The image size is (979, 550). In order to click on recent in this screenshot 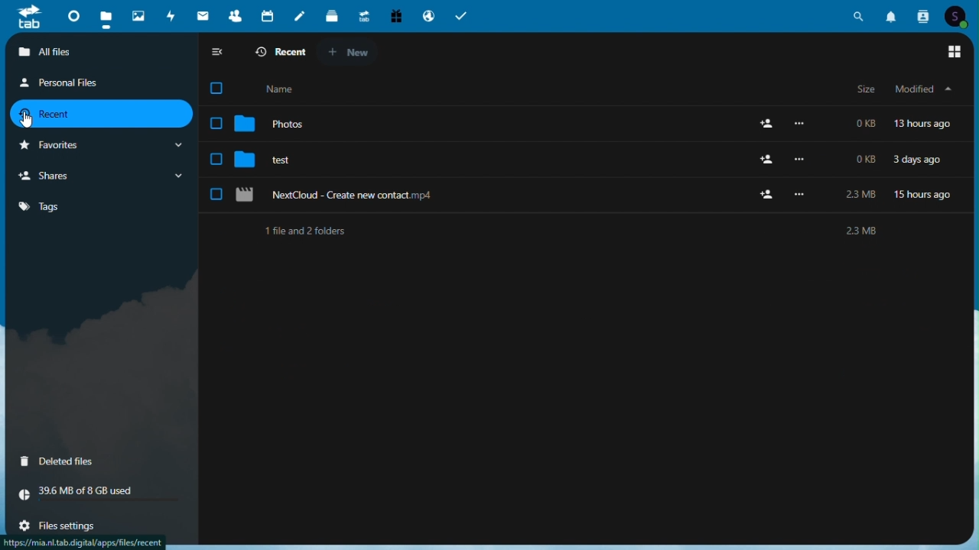, I will do `click(99, 113)`.